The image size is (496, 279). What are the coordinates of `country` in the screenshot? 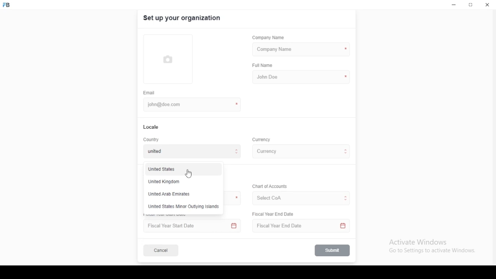 It's located at (152, 140).